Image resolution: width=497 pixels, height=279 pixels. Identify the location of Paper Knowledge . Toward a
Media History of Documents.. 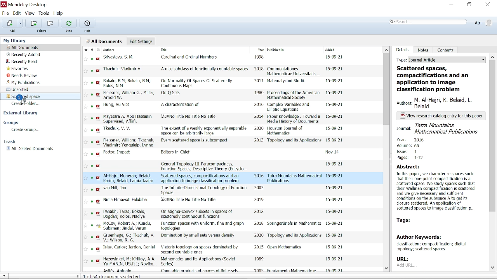
(294, 119).